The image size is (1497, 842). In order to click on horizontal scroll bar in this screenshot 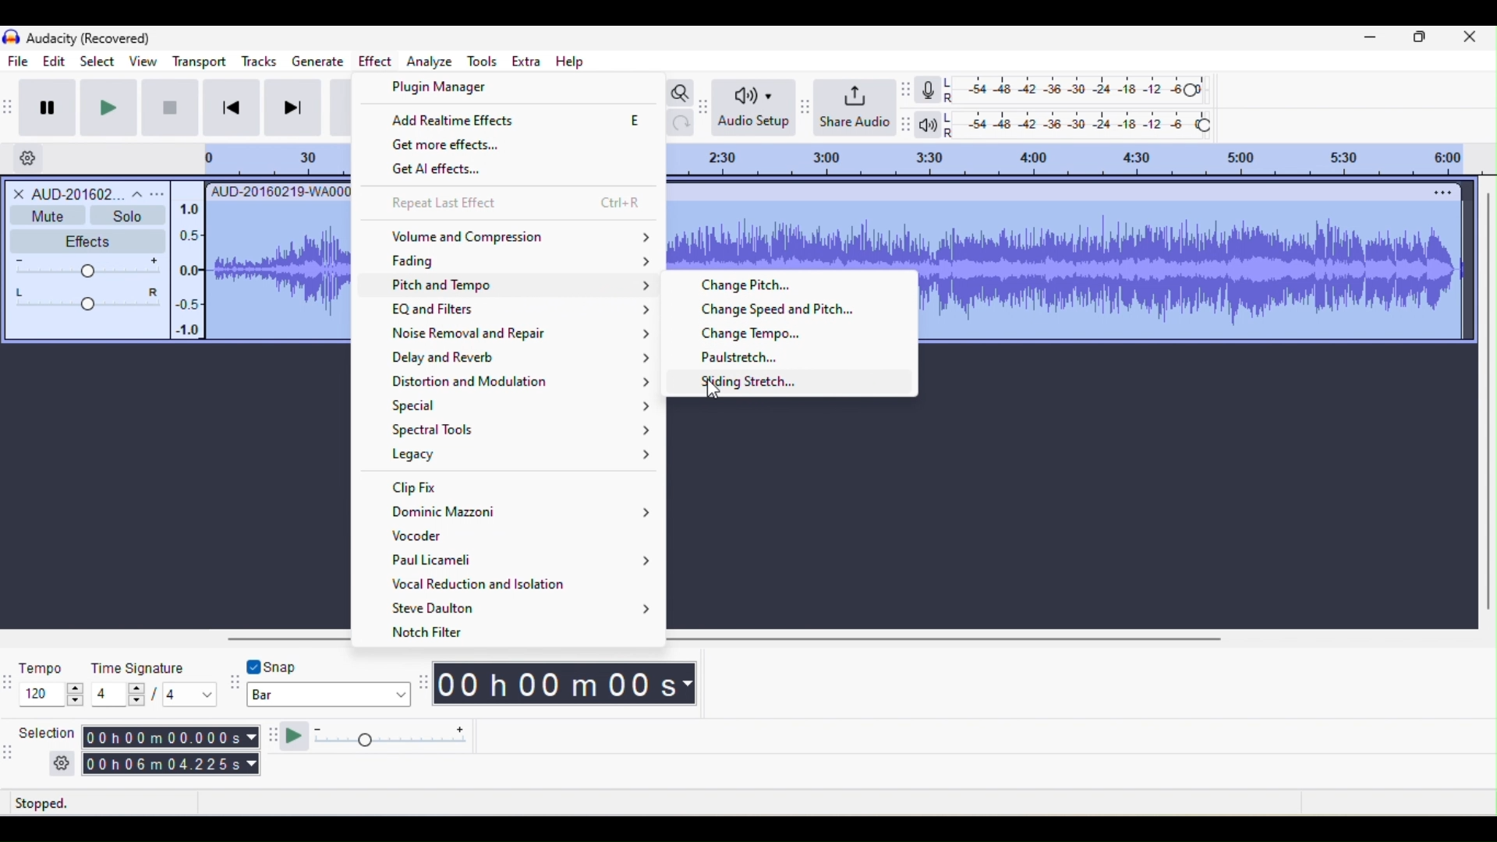, I will do `click(962, 639)`.